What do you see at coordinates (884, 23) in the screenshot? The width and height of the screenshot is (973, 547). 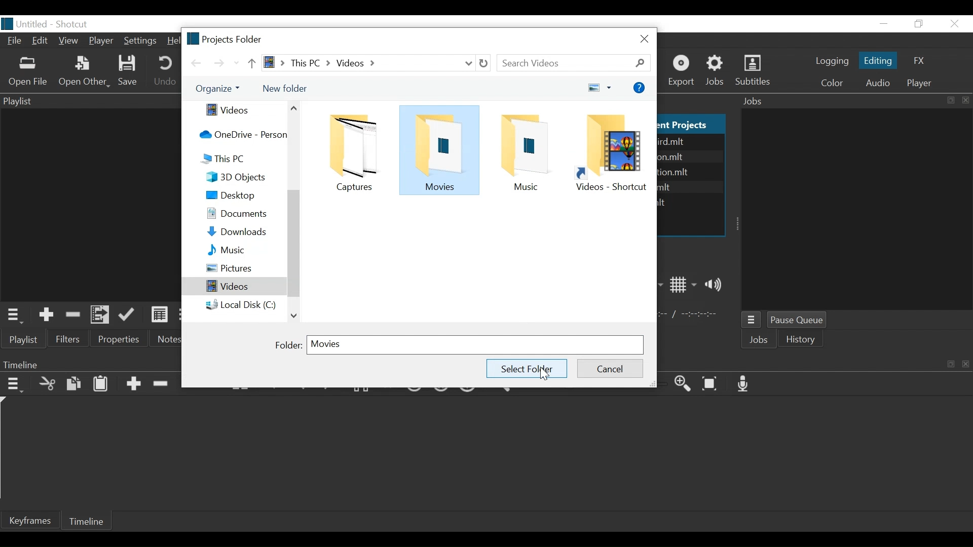 I see `minimize` at bounding box center [884, 23].